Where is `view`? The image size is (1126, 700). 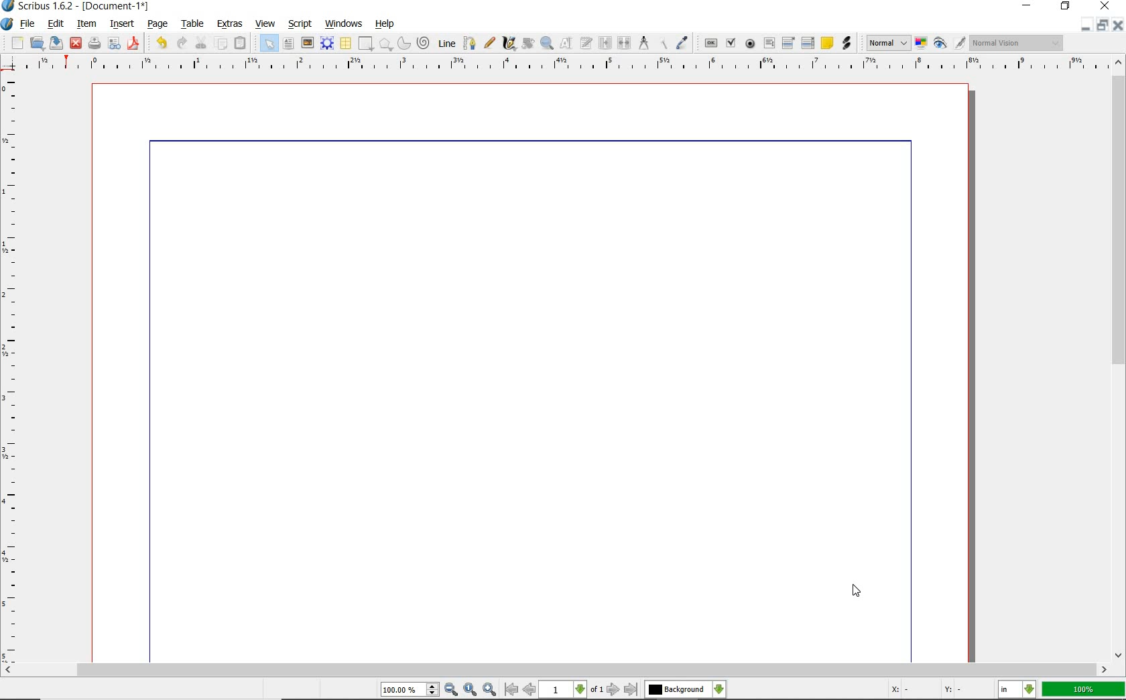
view is located at coordinates (265, 23).